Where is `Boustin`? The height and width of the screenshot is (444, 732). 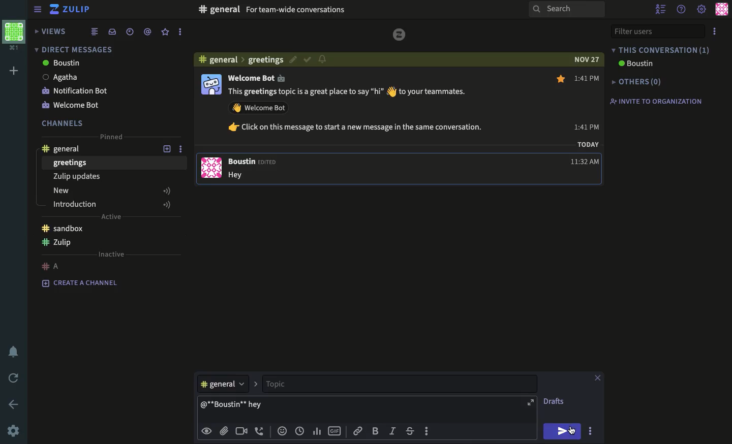 Boustin is located at coordinates (255, 163).